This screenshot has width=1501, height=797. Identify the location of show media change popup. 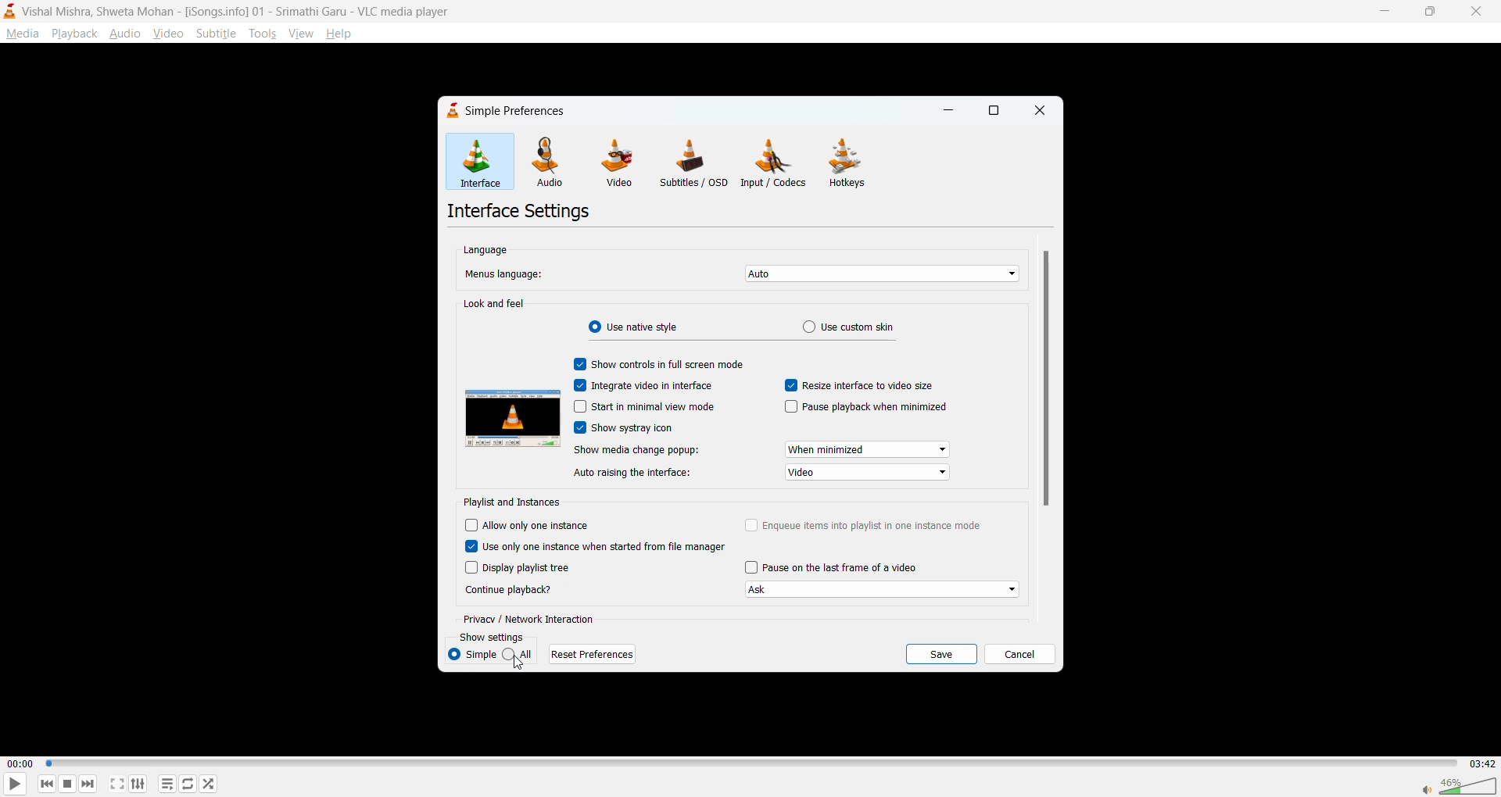
(635, 450).